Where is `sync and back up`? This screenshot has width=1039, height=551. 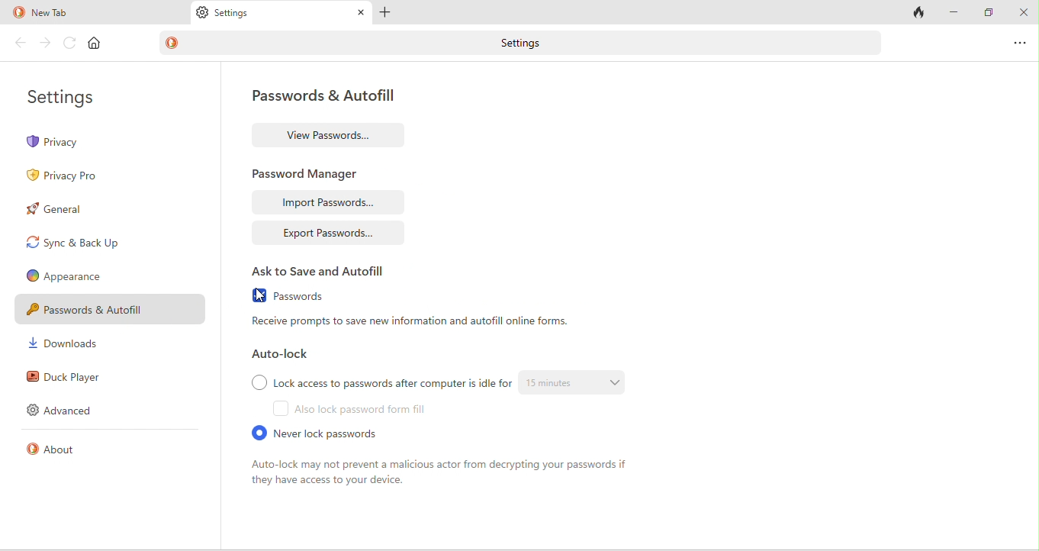
sync and back up is located at coordinates (83, 244).